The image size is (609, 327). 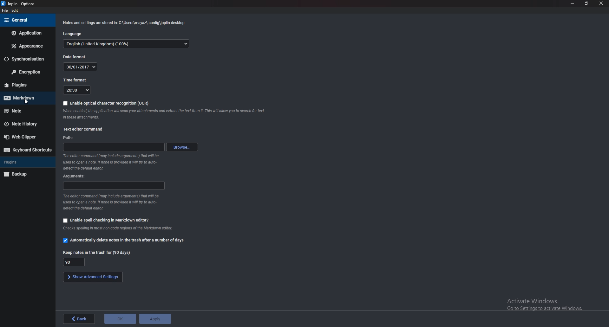 I want to click on Synchronization, so click(x=28, y=59).